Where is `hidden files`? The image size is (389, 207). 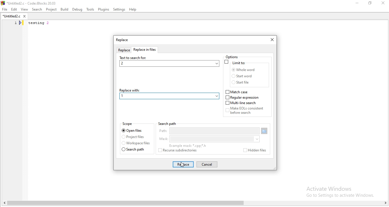
hidden files is located at coordinates (253, 150).